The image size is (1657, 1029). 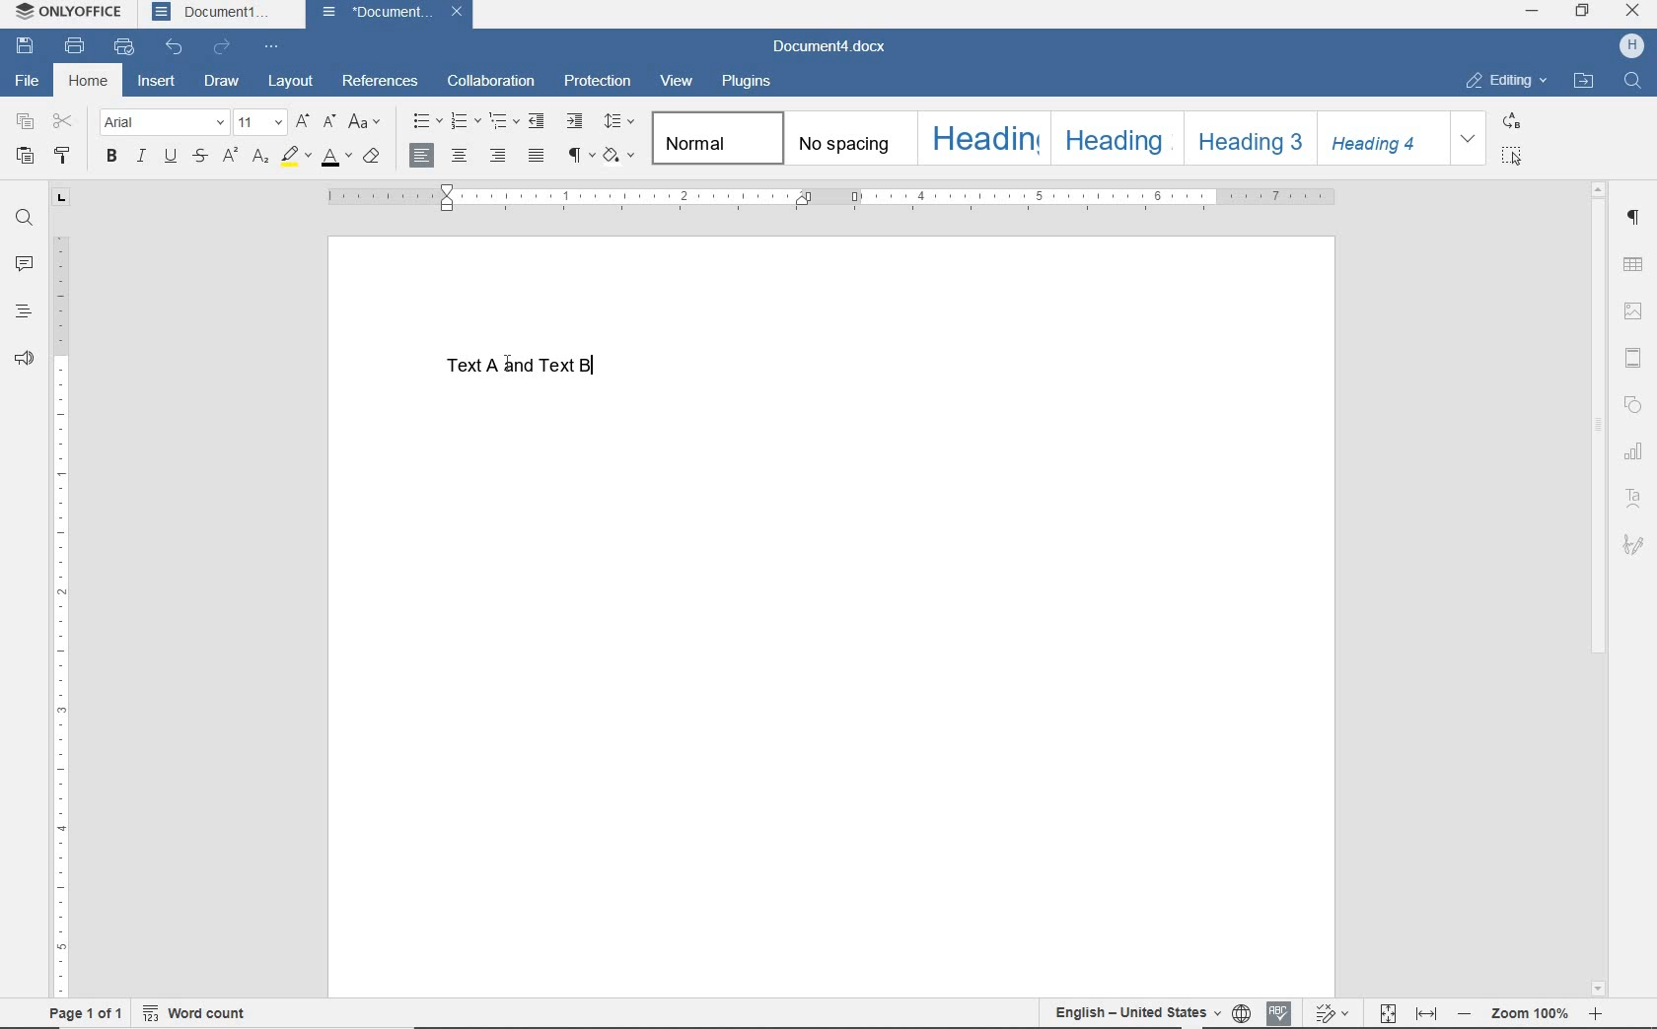 What do you see at coordinates (162, 121) in the screenshot?
I see `FONT` at bounding box center [162, 121].